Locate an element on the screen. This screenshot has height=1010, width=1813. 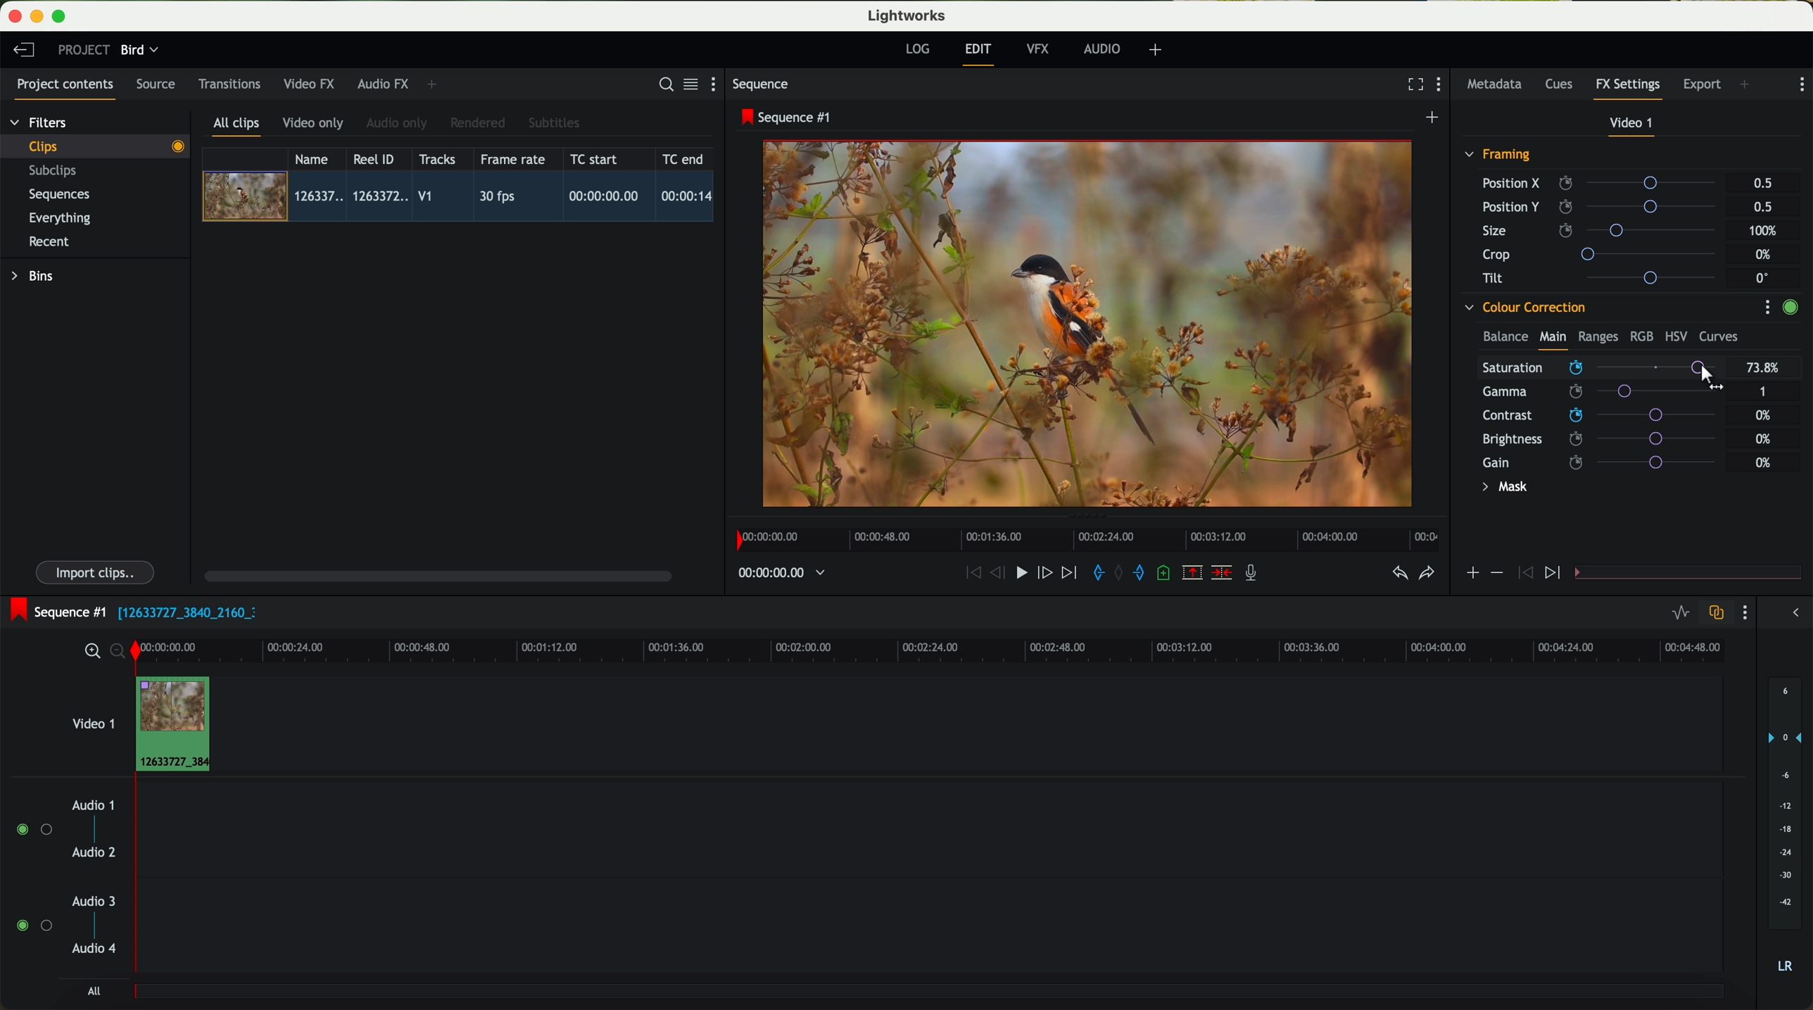
name is located at coordinates (317, 159).